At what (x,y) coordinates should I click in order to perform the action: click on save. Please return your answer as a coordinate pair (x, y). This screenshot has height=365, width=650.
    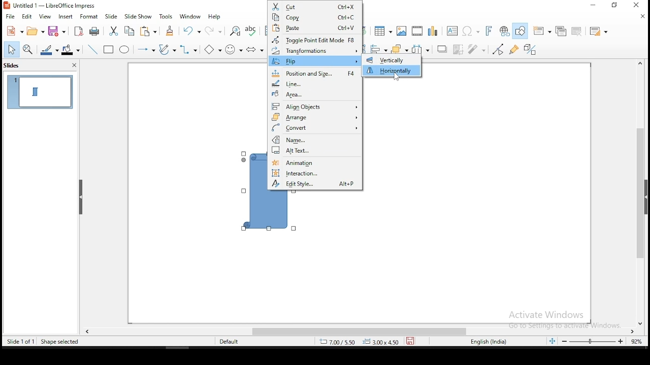
    Looking at the image, I should click on (56, 31).